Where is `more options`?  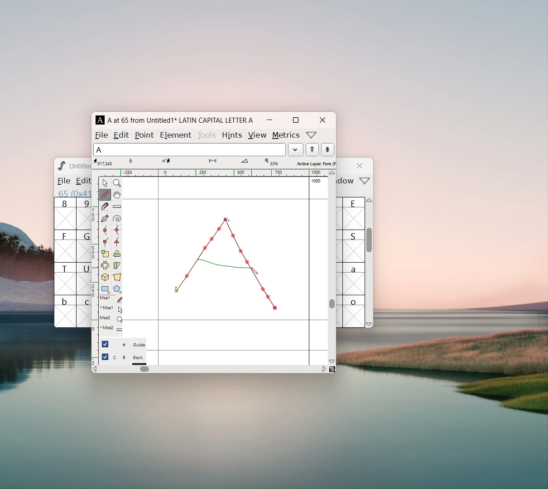
more options is located at coordinates (365, 182).